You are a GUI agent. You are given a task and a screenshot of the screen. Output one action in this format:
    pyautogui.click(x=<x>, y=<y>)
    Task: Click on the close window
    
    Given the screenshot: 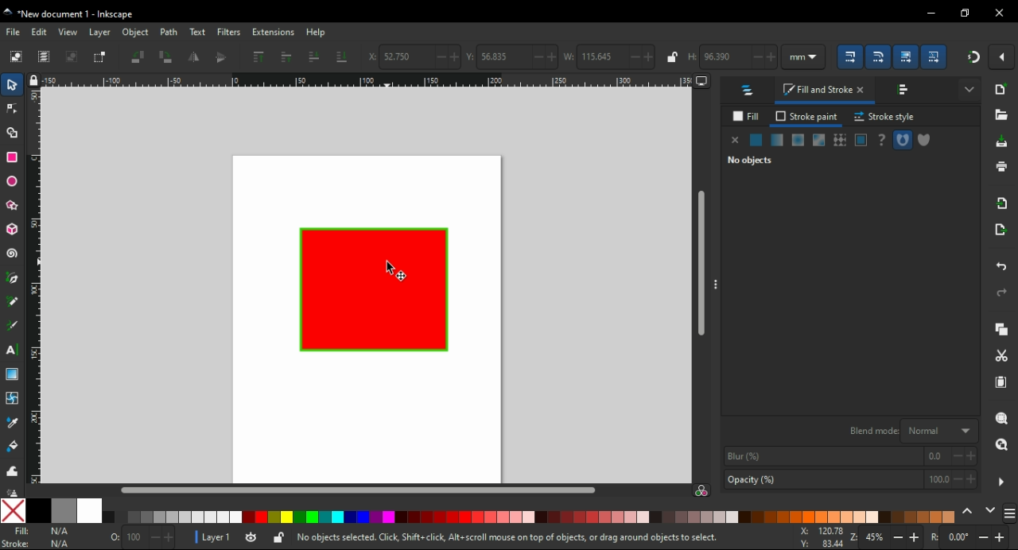 What is the action you would take?
    pyautogui.click(x=1000, y=13)
    